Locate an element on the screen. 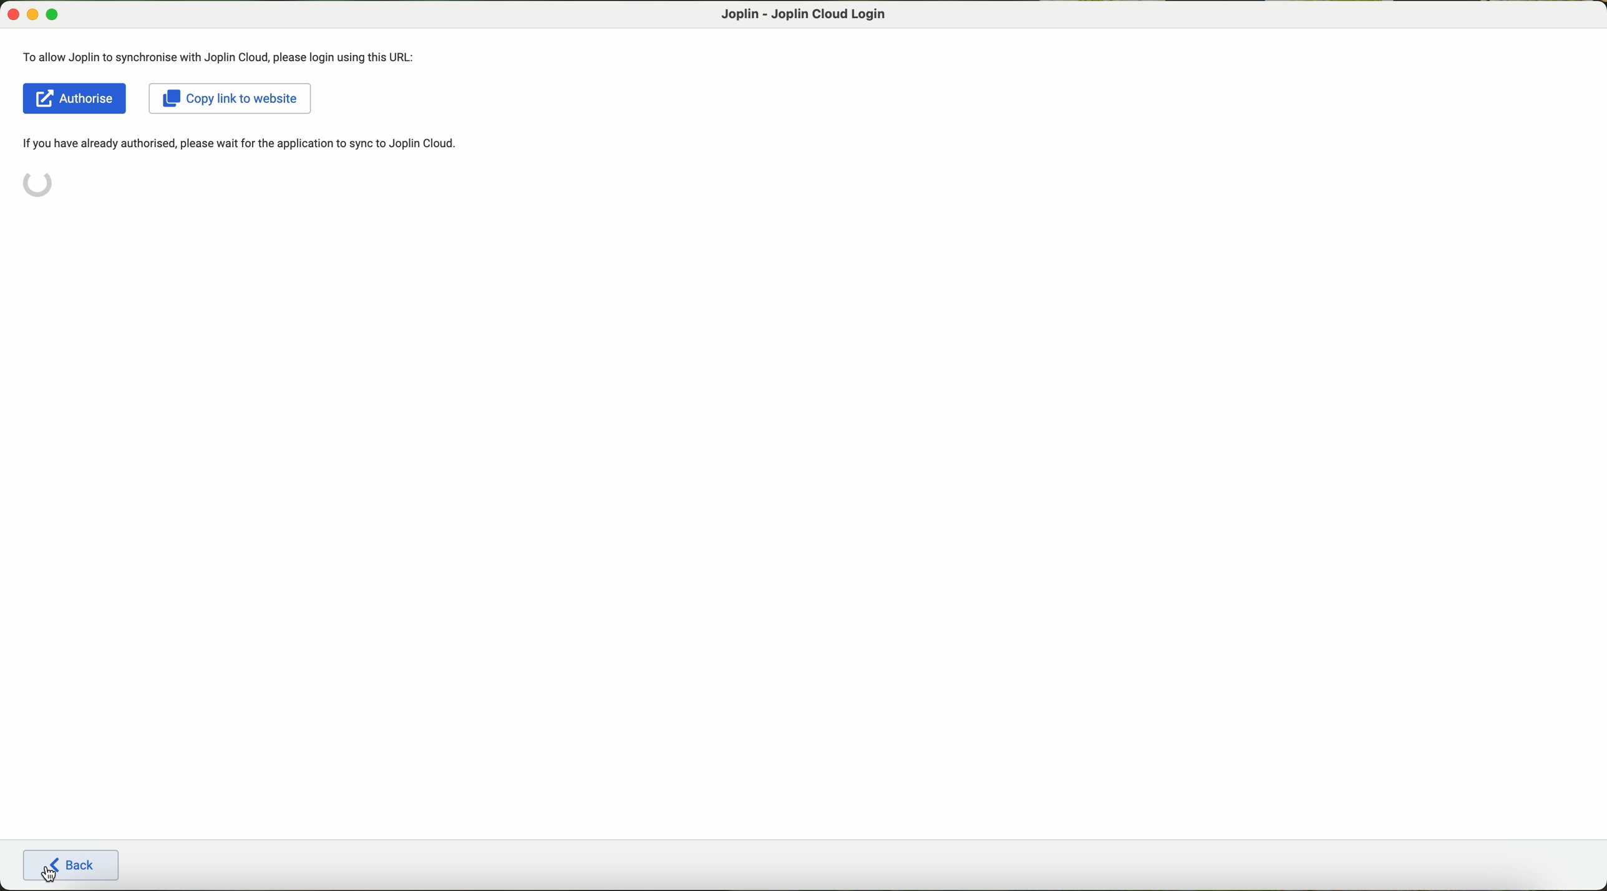 Image resolution: width=1607 pixels, height=891 pixels. minimize Joplin is located at coordinates (33, 16).